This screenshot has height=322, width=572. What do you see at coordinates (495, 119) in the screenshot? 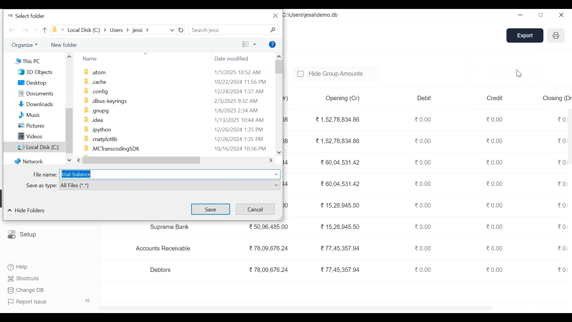
I see `0.00` at bounding box center [495, 119].